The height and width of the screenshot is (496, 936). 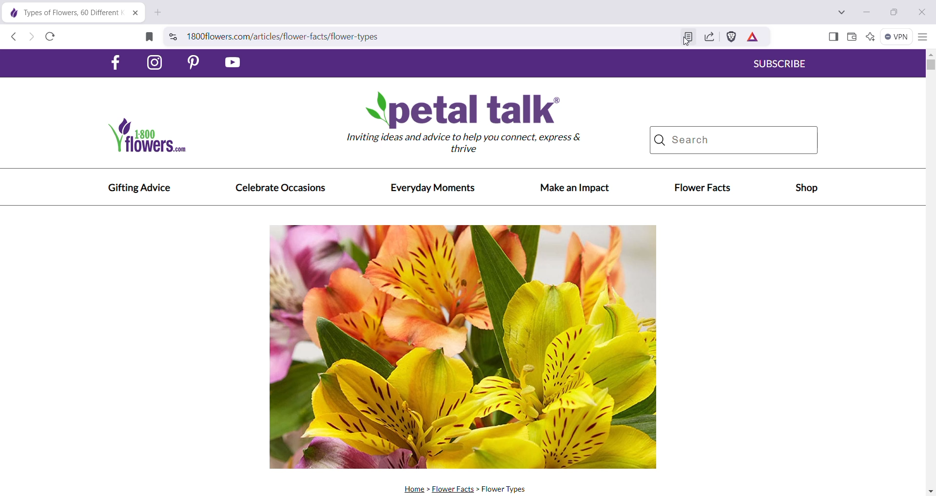 What do you see at coordinates (156, 62) in the screenshot?
I see `Instagram` at bounding box center [156, 62].